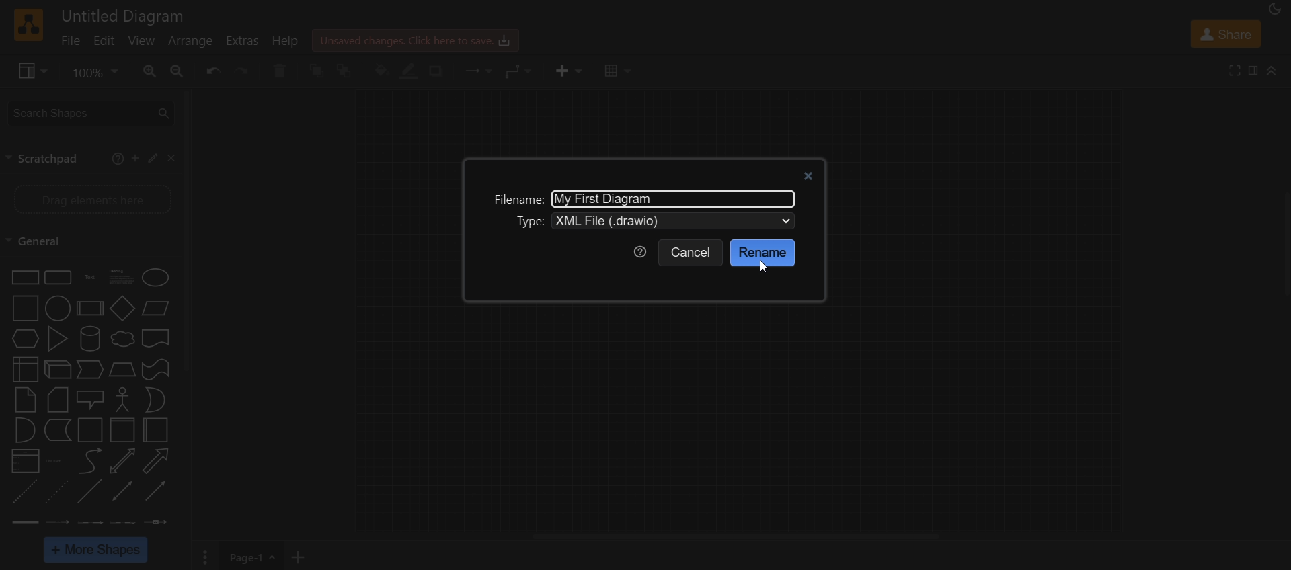  Describe the element at coordinates (243, 72) in the screenshot. I see `redo` at that location.